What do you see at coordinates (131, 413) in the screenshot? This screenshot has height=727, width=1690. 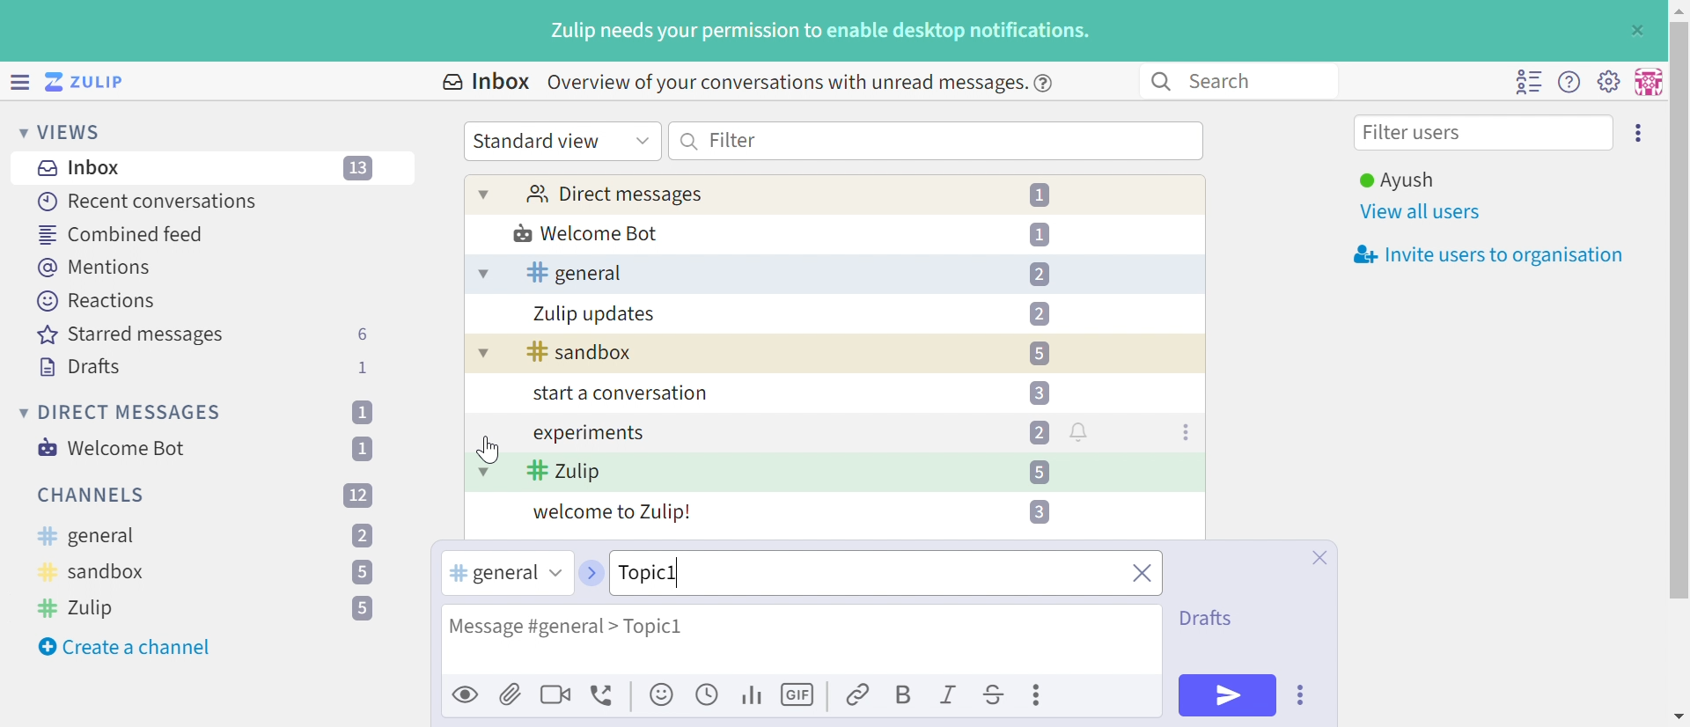 I see `DIRECT MESSAGES` at bounding box center [131, 413].